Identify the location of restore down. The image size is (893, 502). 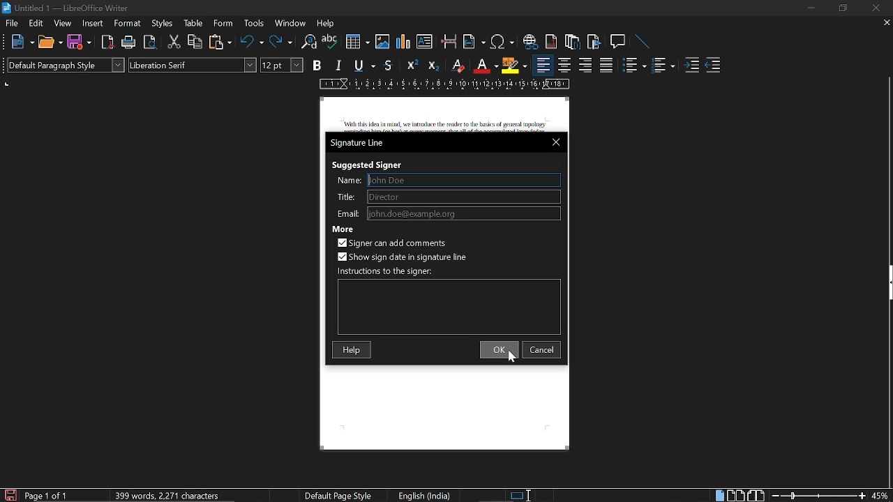
(843, 8).